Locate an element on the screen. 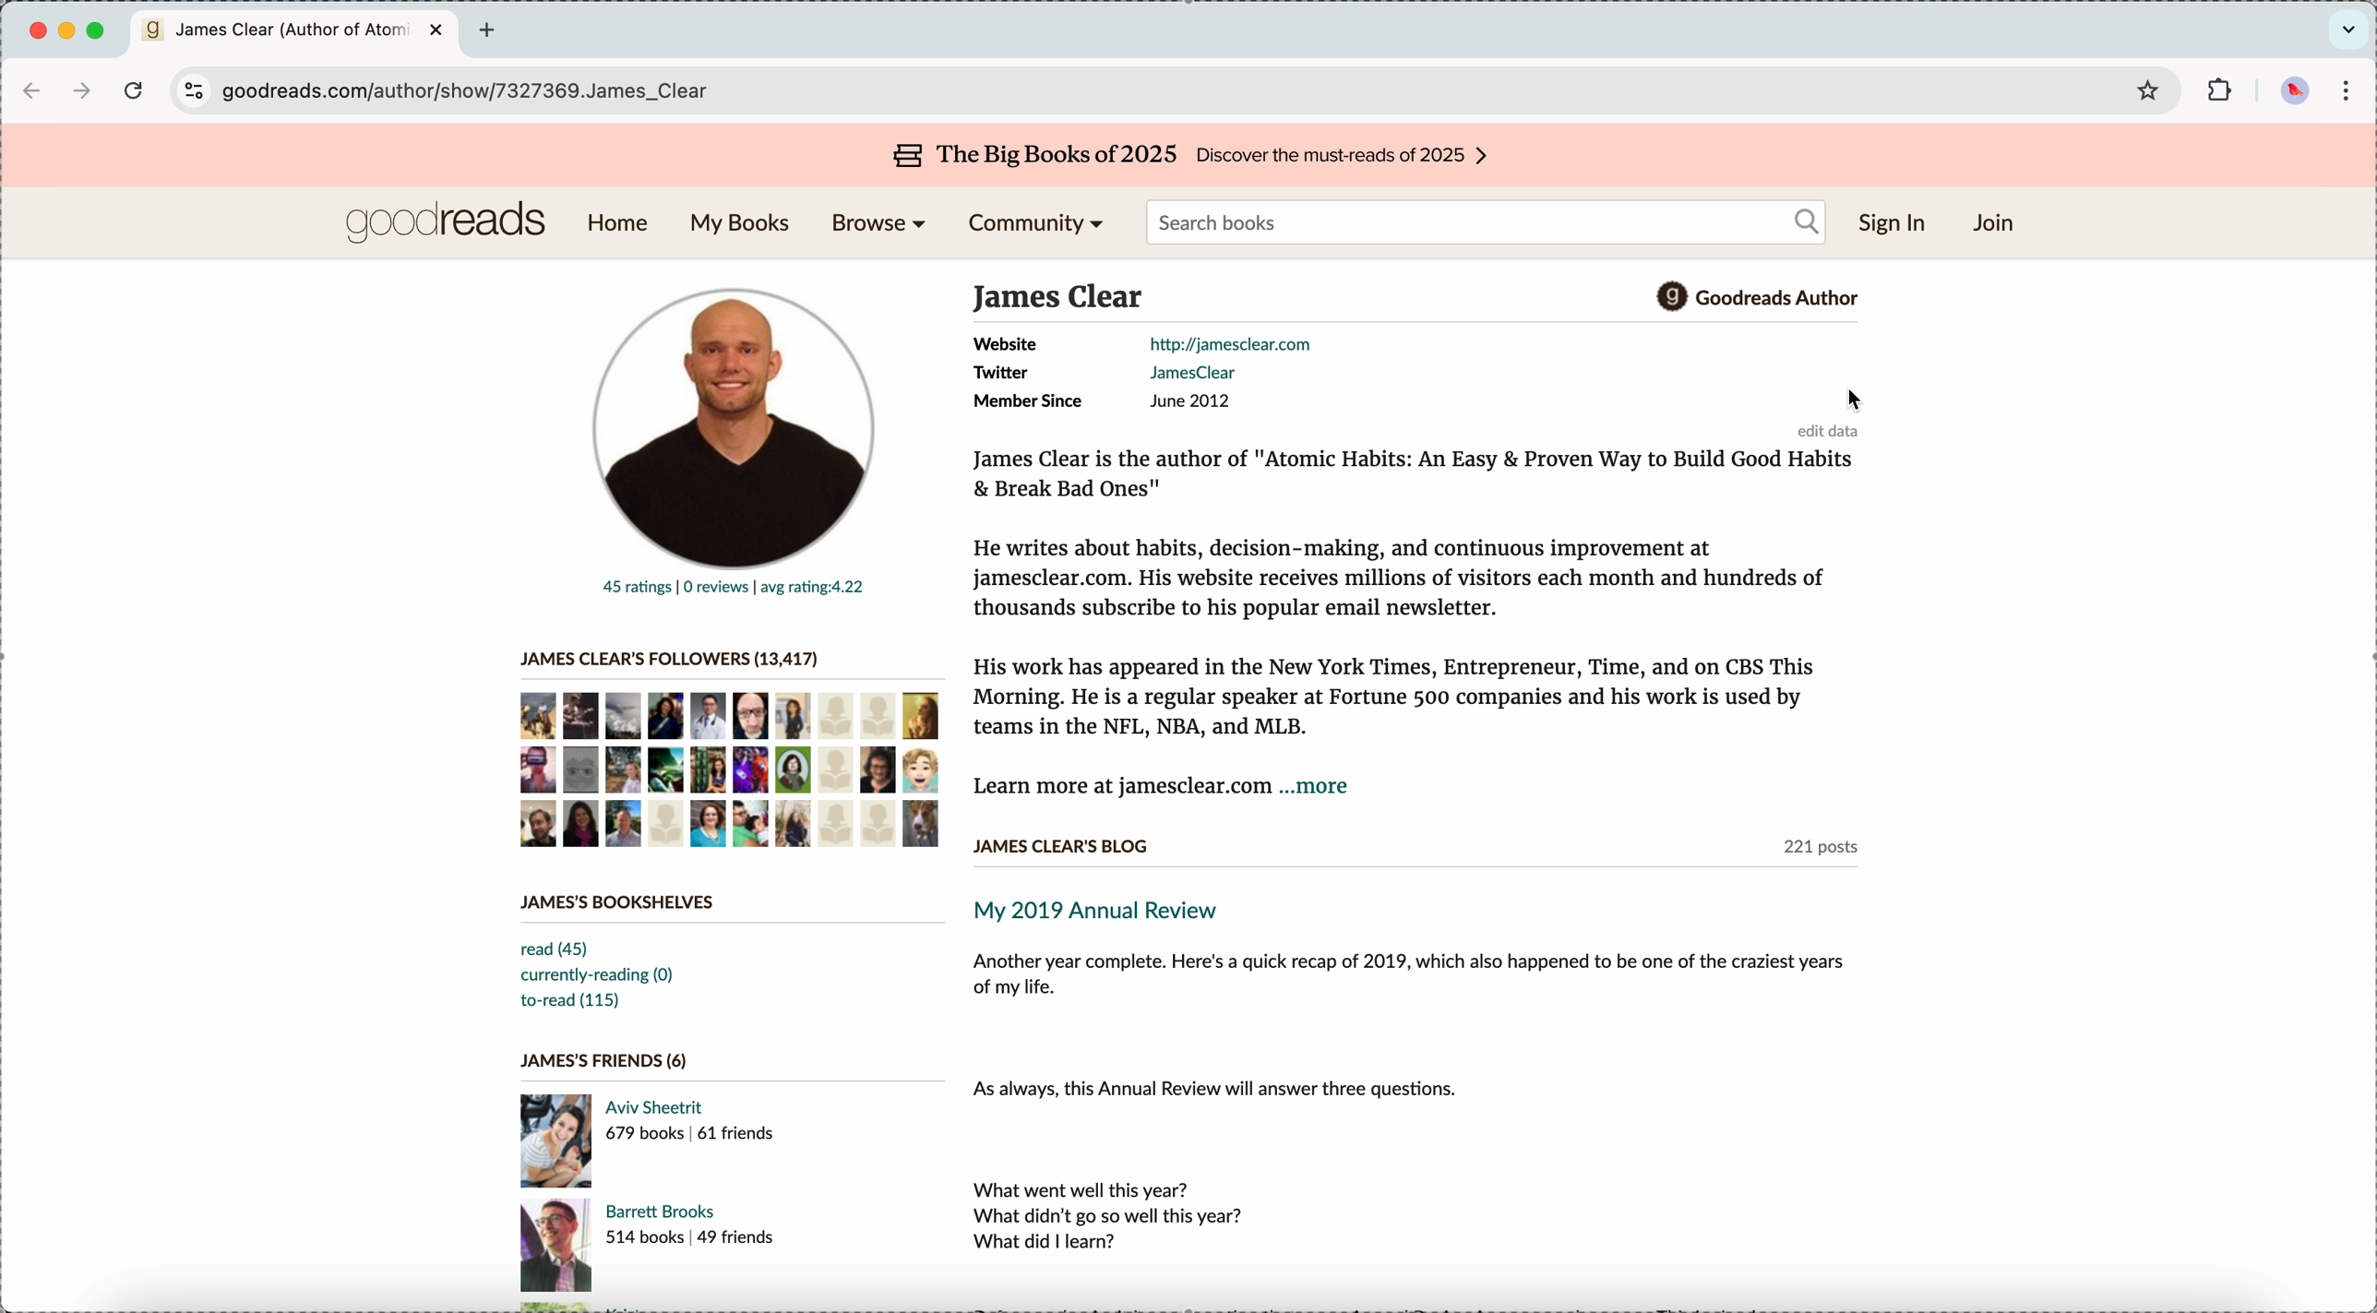 The image size is (2377, 1313). 514 books | 49 friends is located at coordinates (691, 1236).